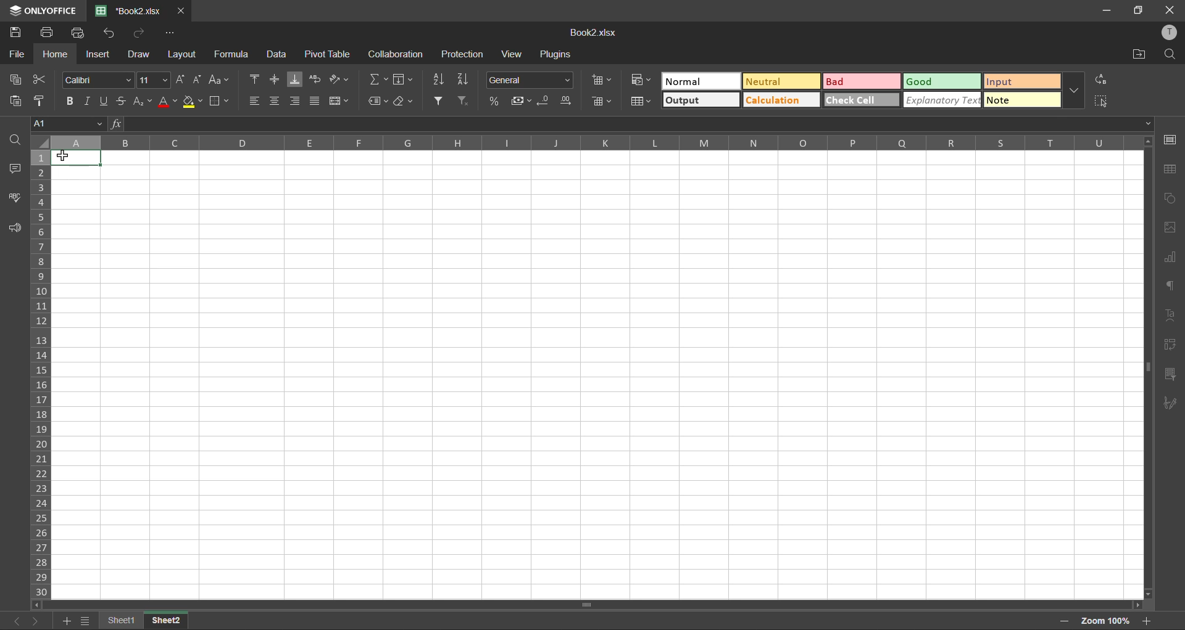 This screenshot has height=630, width=1185. What do you see at coordinates (531, 81) in the screenshot?
I see `number format` at bounding box center [531, 81].